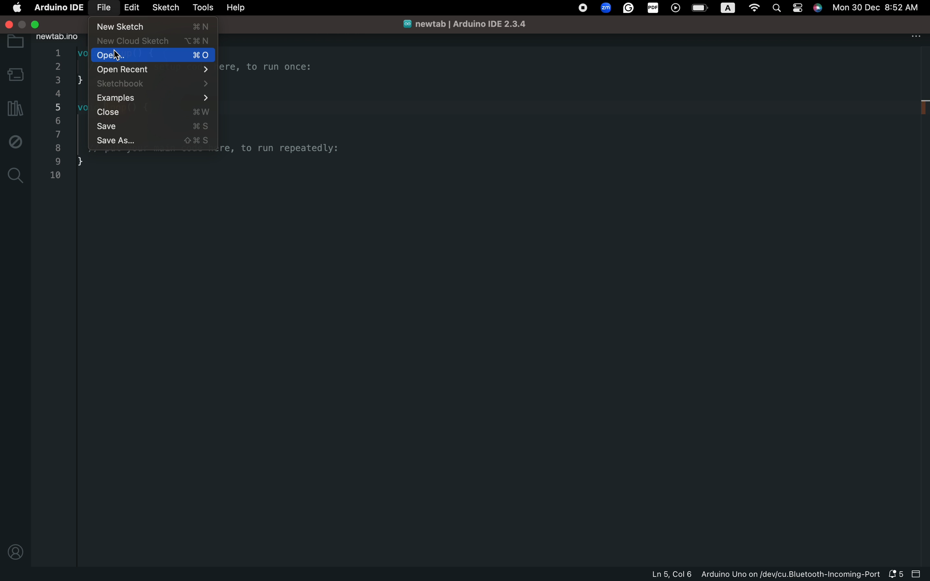 The height and width of the screenshot is (581, 930). What do you see at coordinates (583, 8) in the screenshot?
I see `record` at bounding box center [583, 8].